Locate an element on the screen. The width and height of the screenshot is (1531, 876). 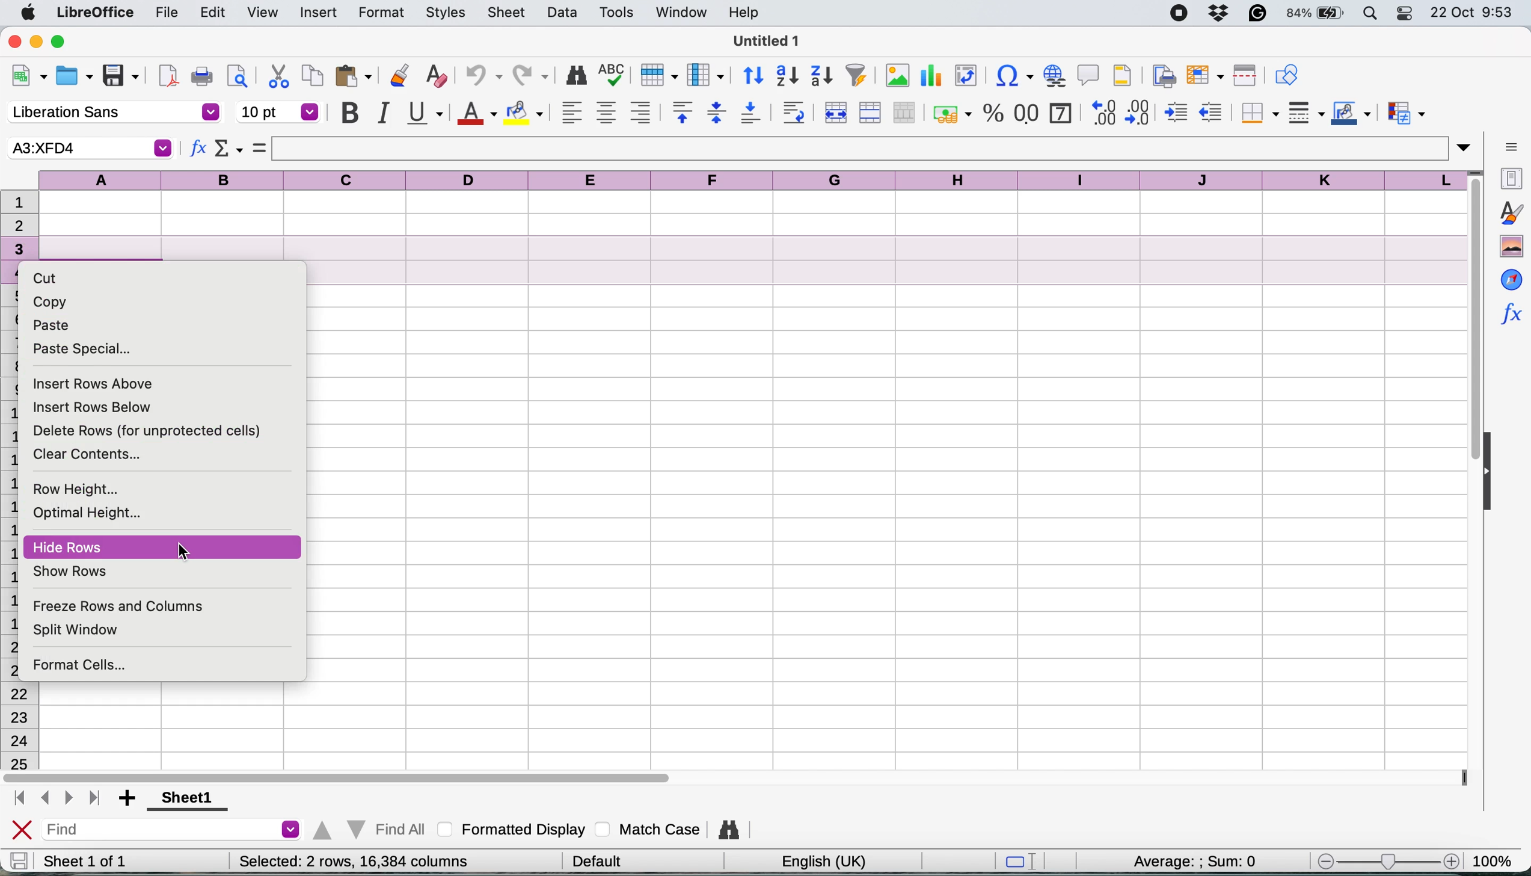
align bottom is located at coordinates (752, 113).